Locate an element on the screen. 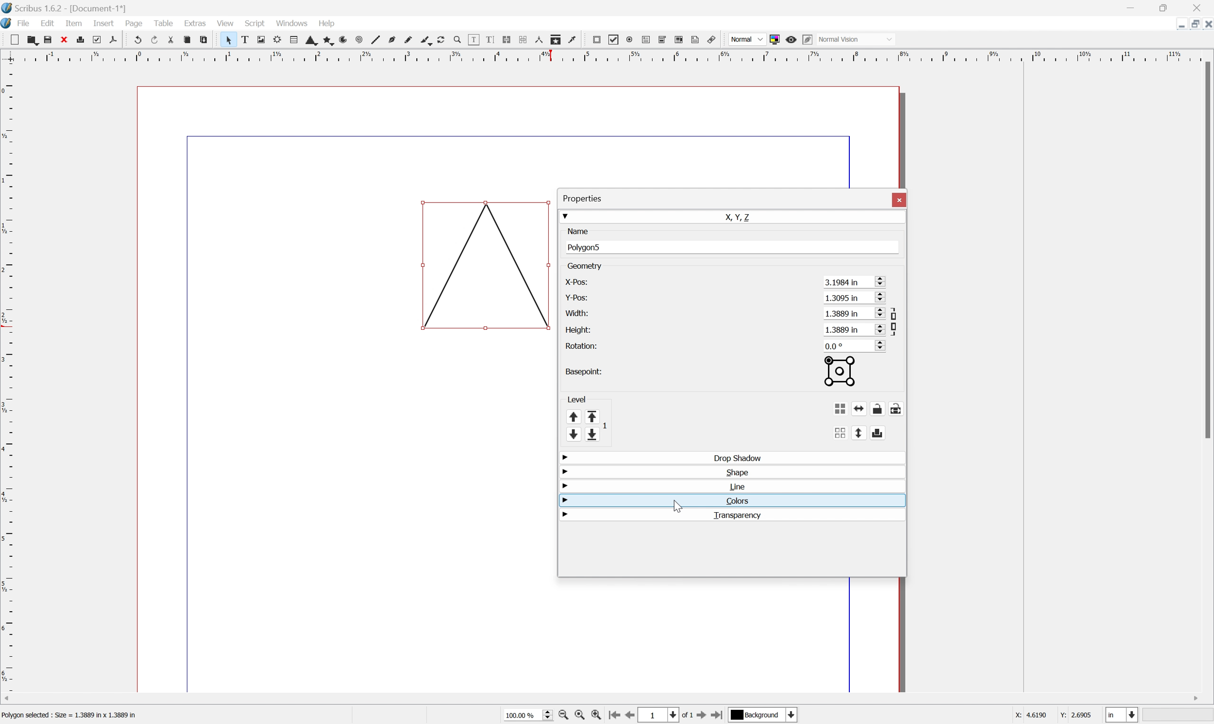 The width and height of the screenshot is (1214, 724). X-pos: is located at coordinates (576, 282).